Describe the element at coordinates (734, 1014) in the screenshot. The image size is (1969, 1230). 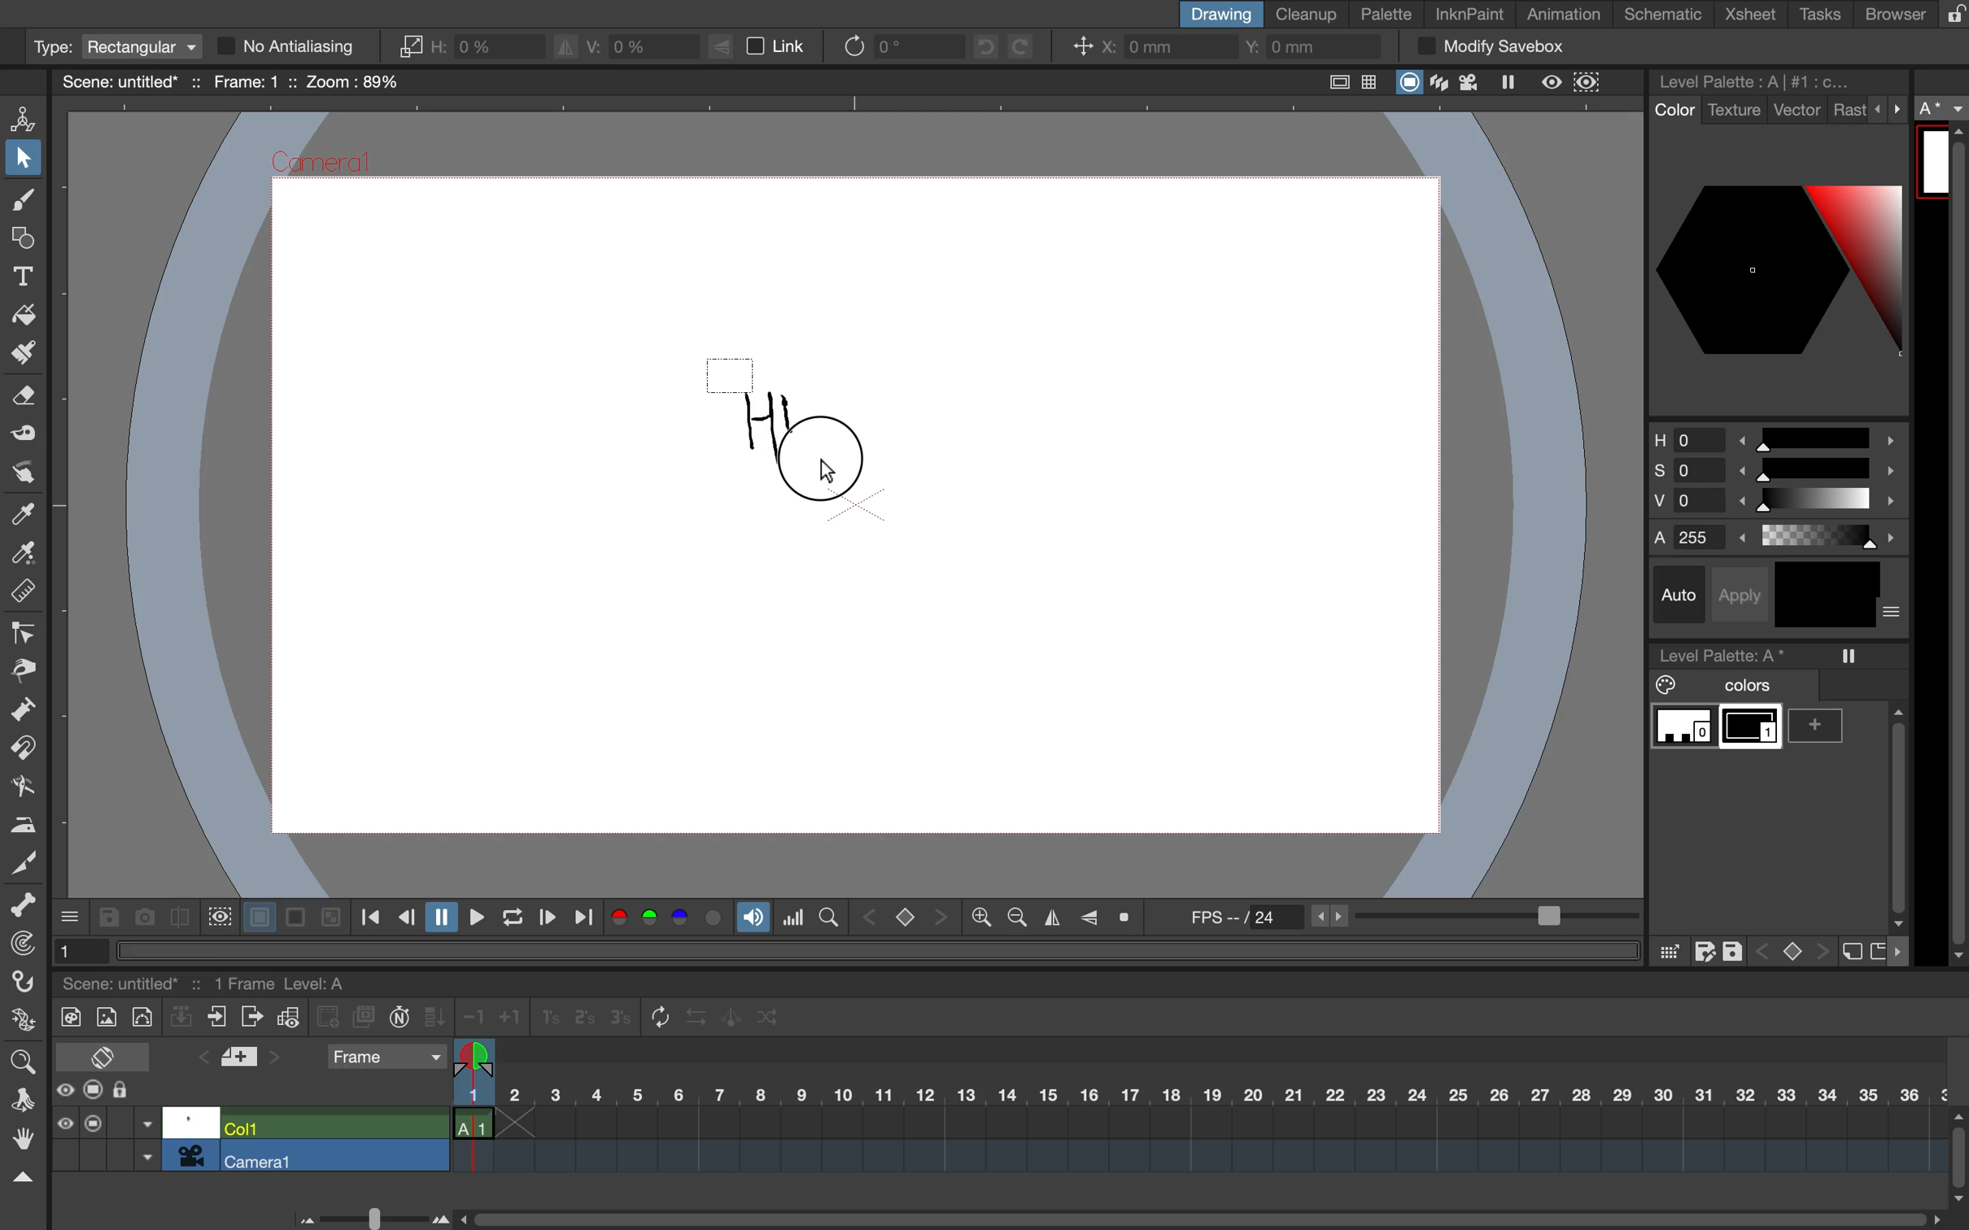
I see `swing` at that location.